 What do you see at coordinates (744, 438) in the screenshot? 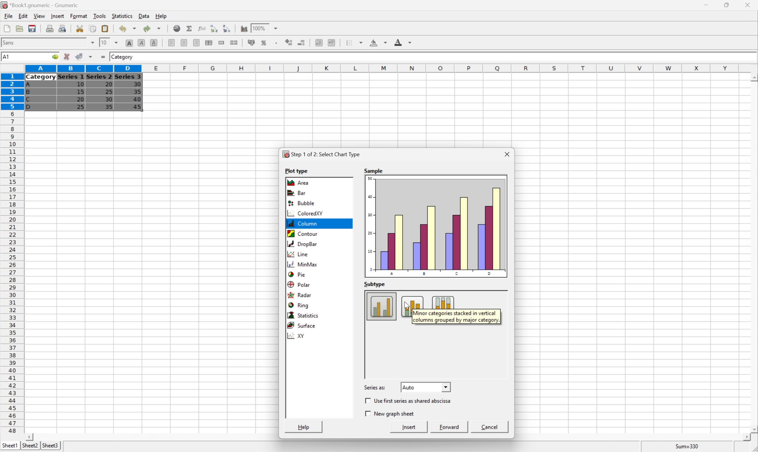
I see `Scroll Right` at bounding box center [744, 438].